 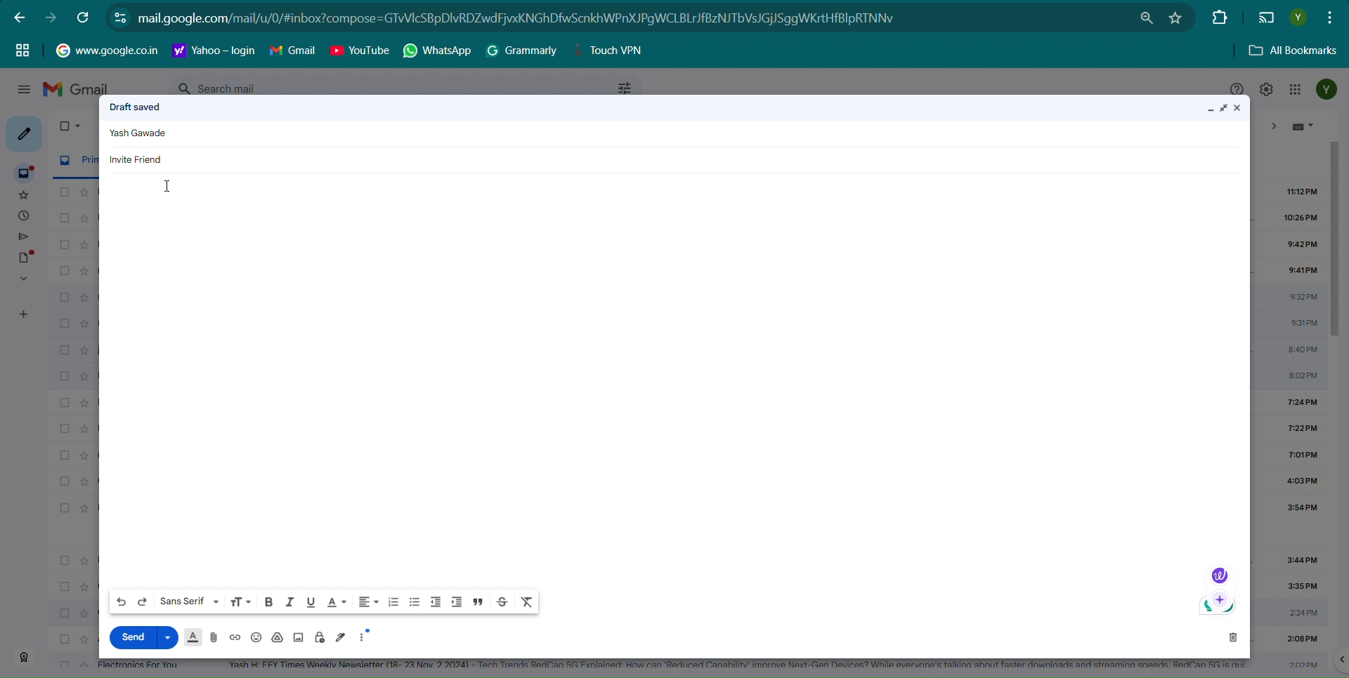 What do you see at coordinates (136, 106) in the screenshot?
I see `Text` at bounding box center [136, 106].